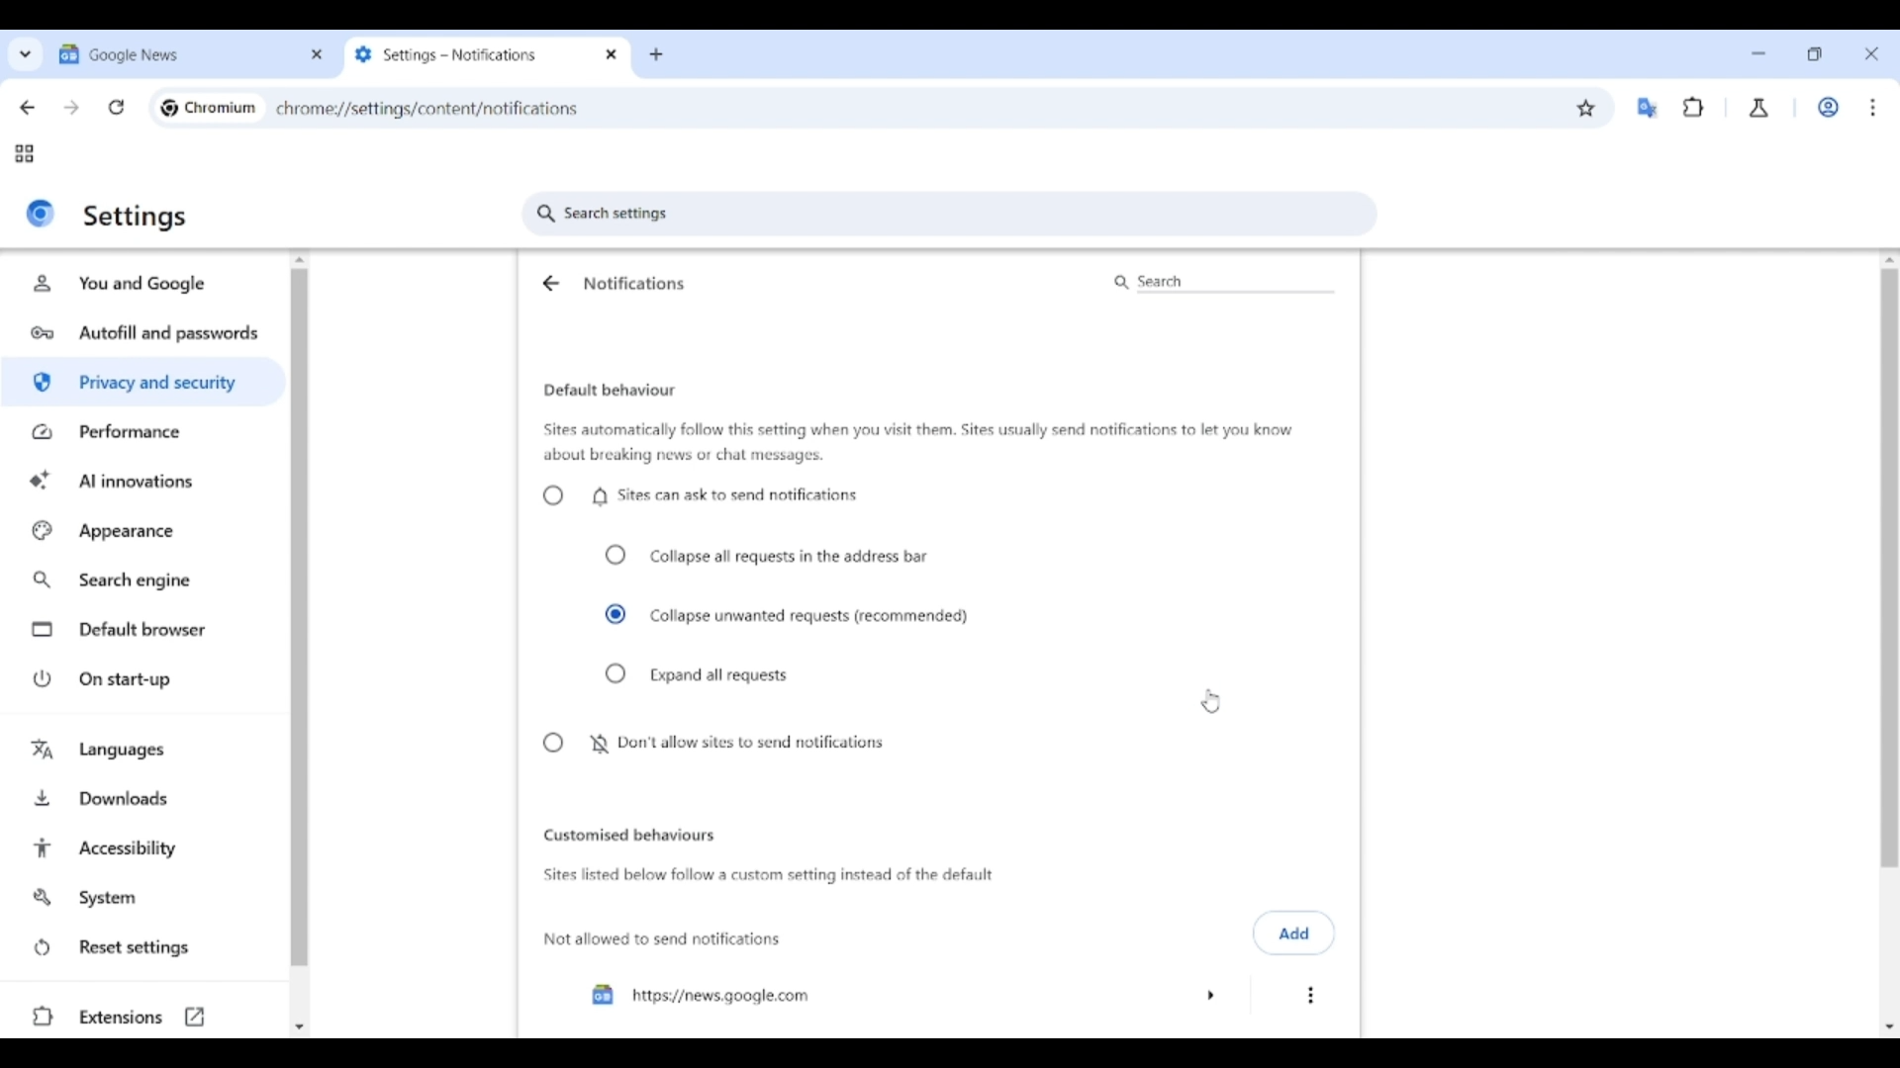 This screenshot has width=1900, height=1068. What do you see at coordinates (144, 580) in the screenshot?
I see `Search engine` at bounding box center [144, 580].